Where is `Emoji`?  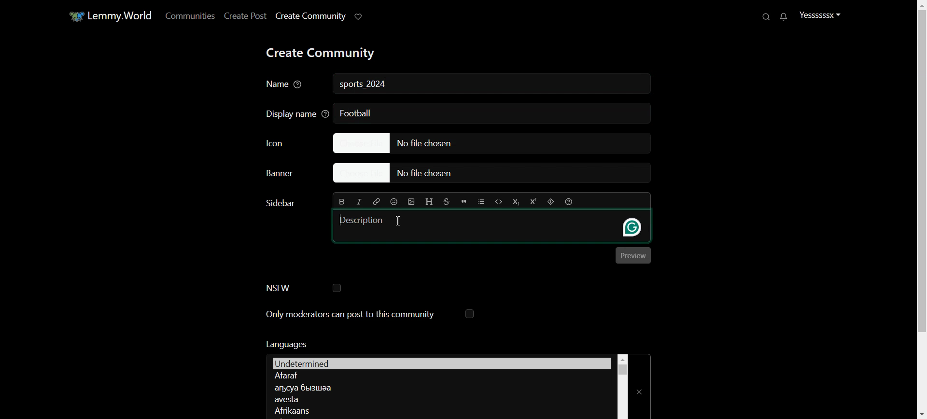
Emoji is located at coordinates (394, 201).